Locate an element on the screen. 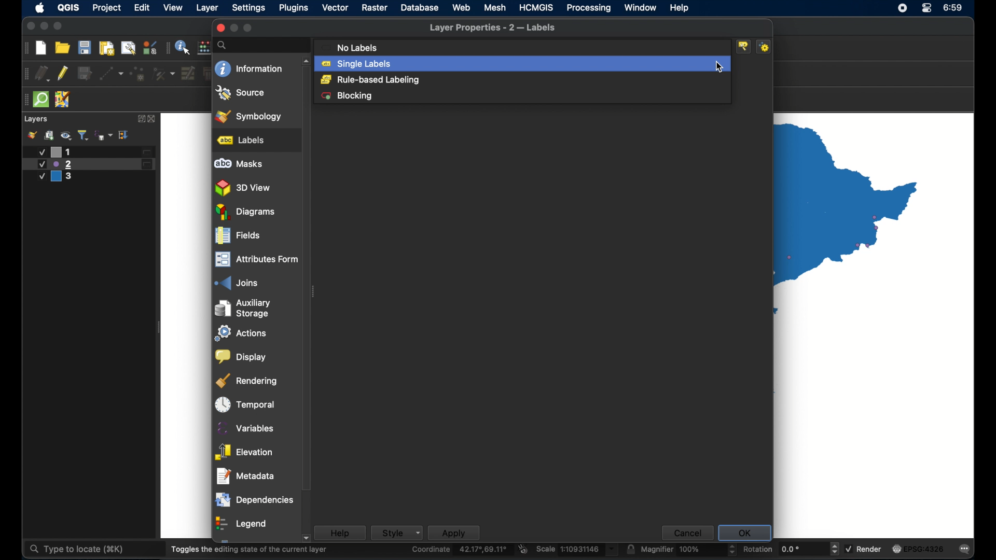 This screenshot has width=996, height=560. help is located at coordinates (340, 533).